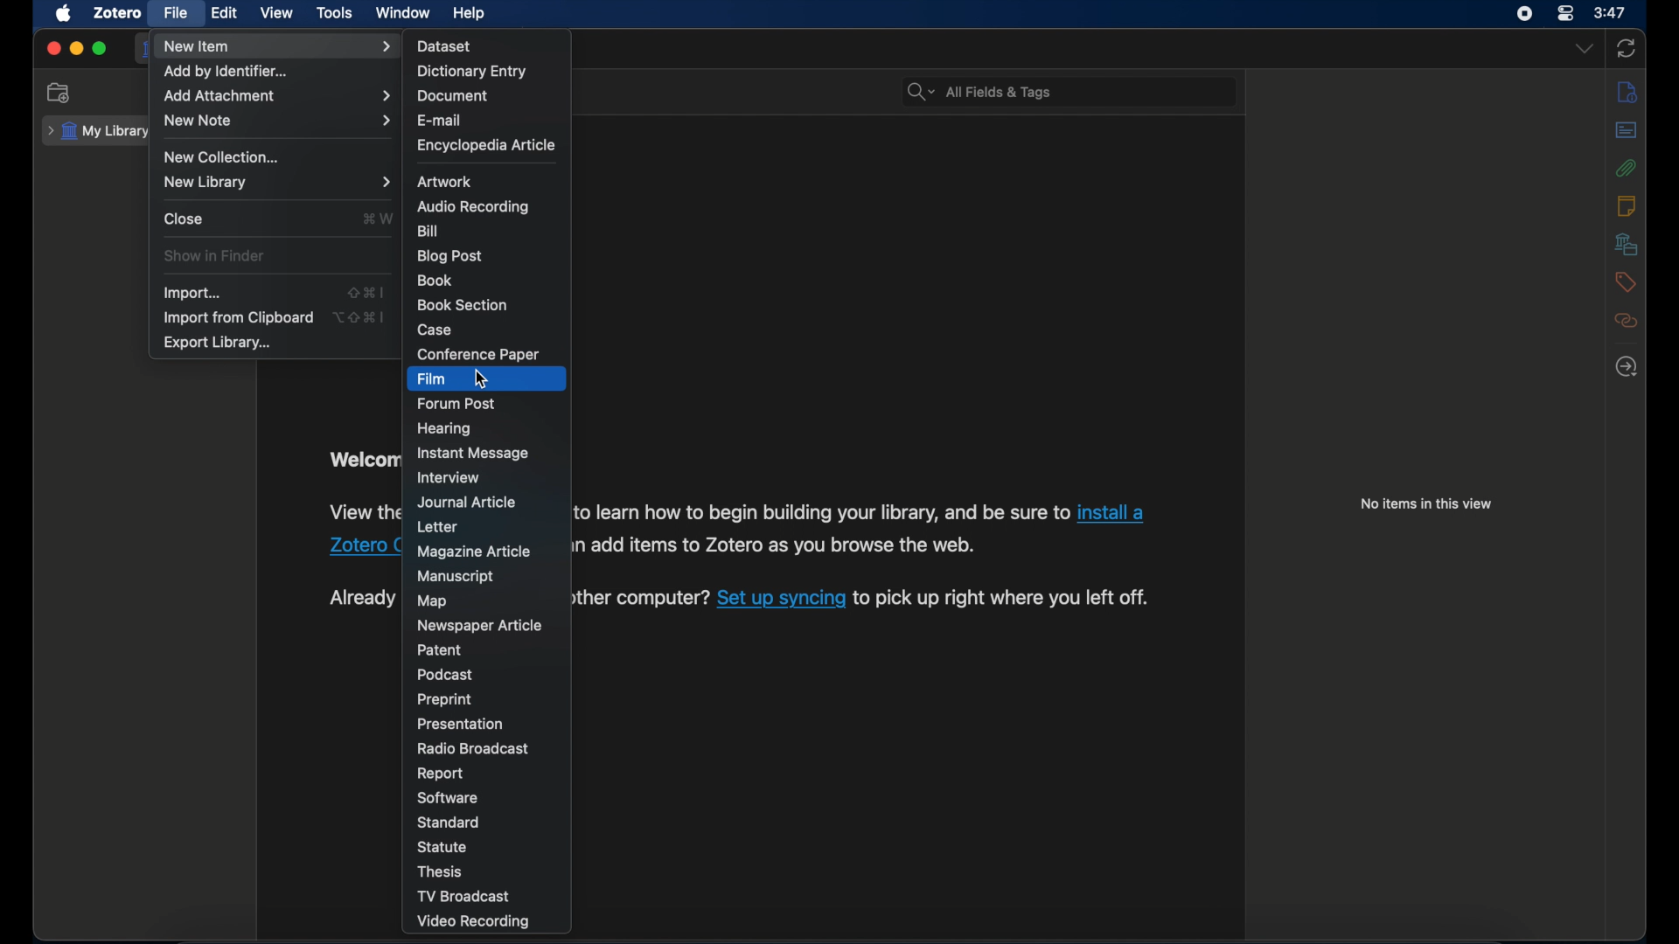 The image size is (1679, 944). I want to click on document, so click(451, 97).